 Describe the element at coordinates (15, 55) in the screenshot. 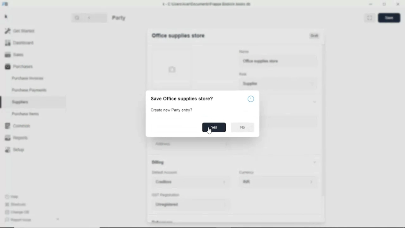

I see `Sales` at that location.